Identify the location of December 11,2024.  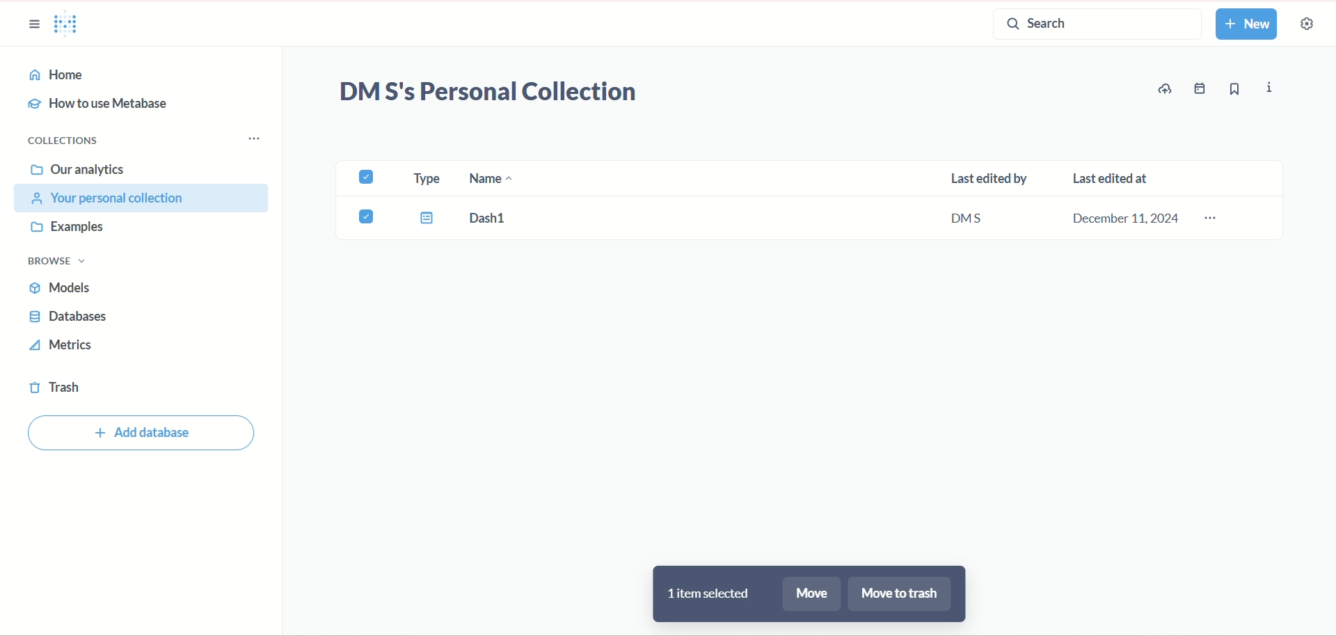
(1123, 219).